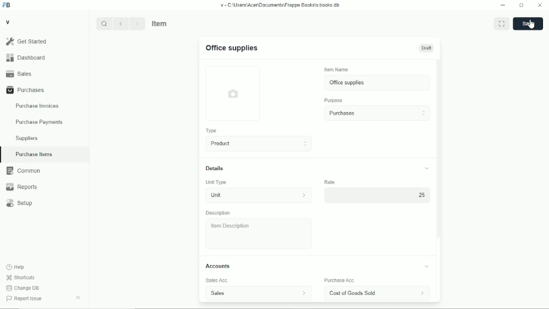 This screenshot has width=549, height=309. Describe the element at coordinates (104, 24) in the screenshot. I see `Search` at that location.